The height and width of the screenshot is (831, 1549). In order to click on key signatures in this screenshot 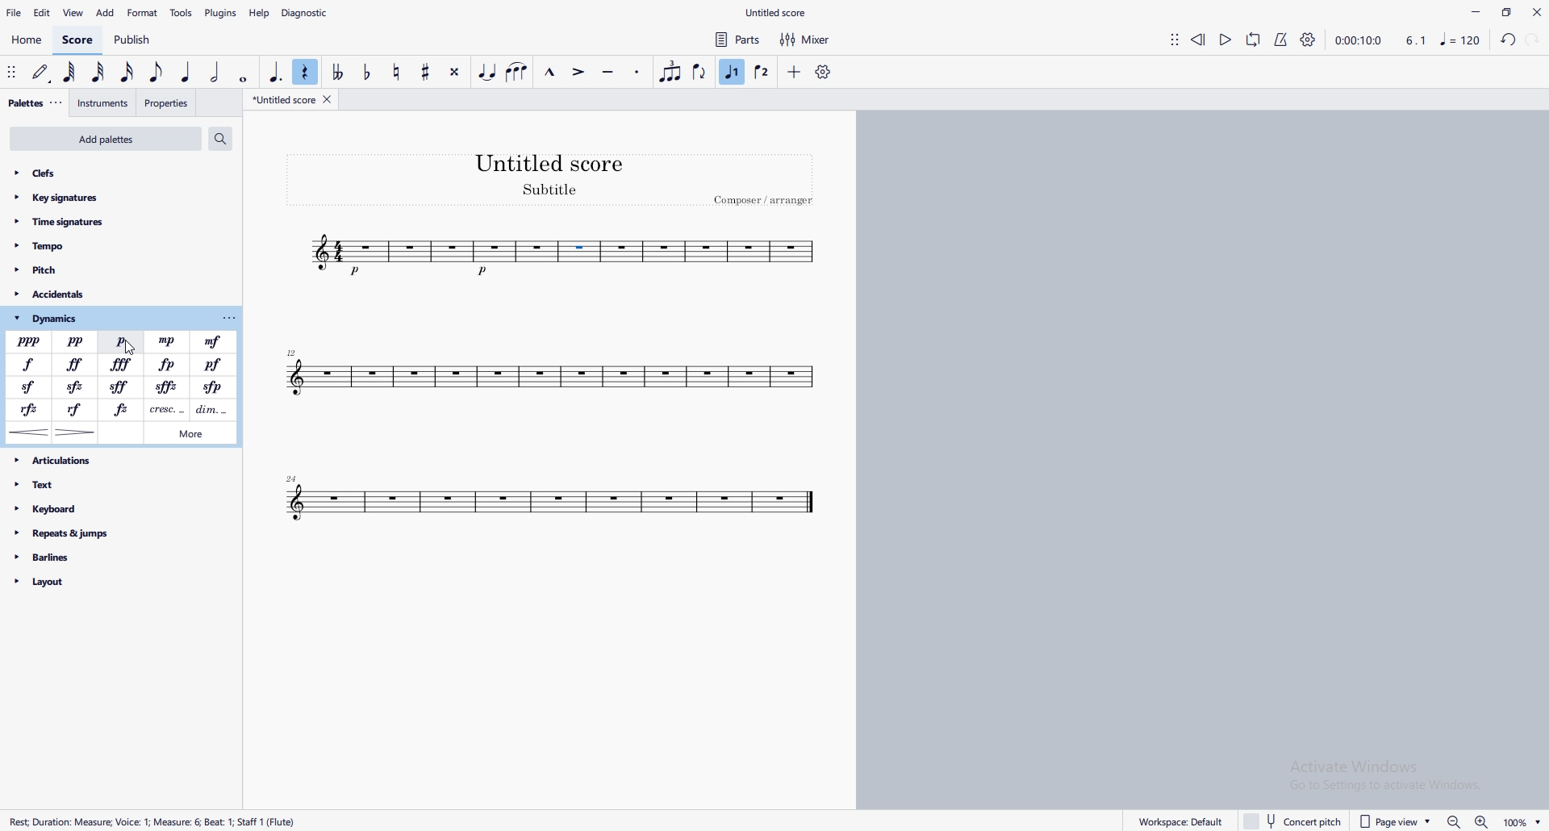, I will do `click(104, 197)`.